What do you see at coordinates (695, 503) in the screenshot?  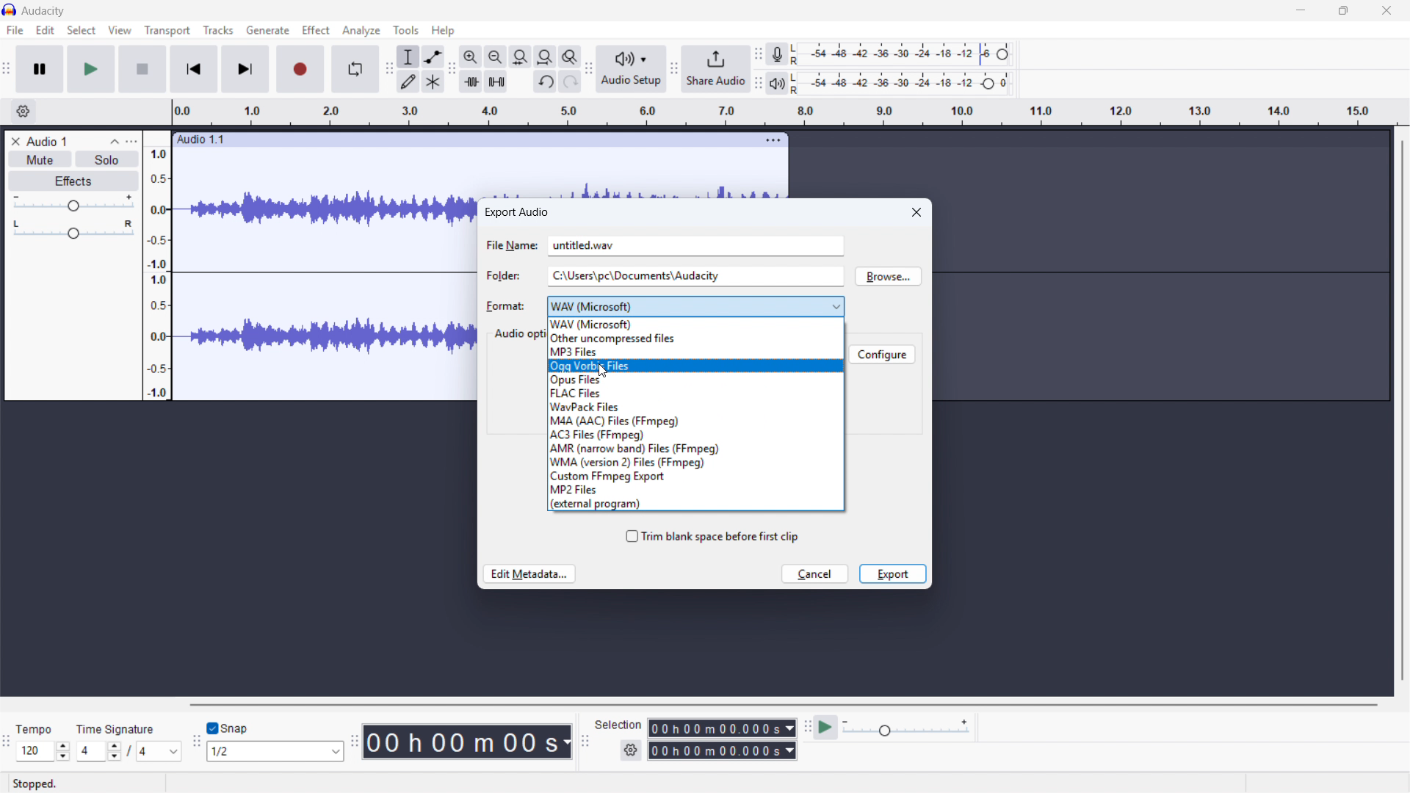 I see `External program ` at bounding box center [695, 503].